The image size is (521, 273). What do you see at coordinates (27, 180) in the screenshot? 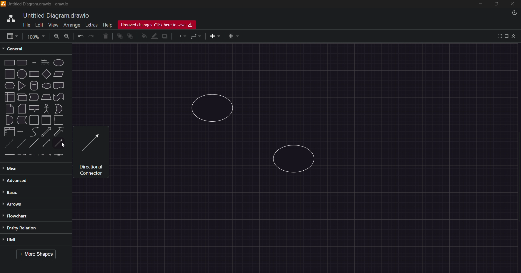
I see `Advanced` at bounding box center [27, 180].